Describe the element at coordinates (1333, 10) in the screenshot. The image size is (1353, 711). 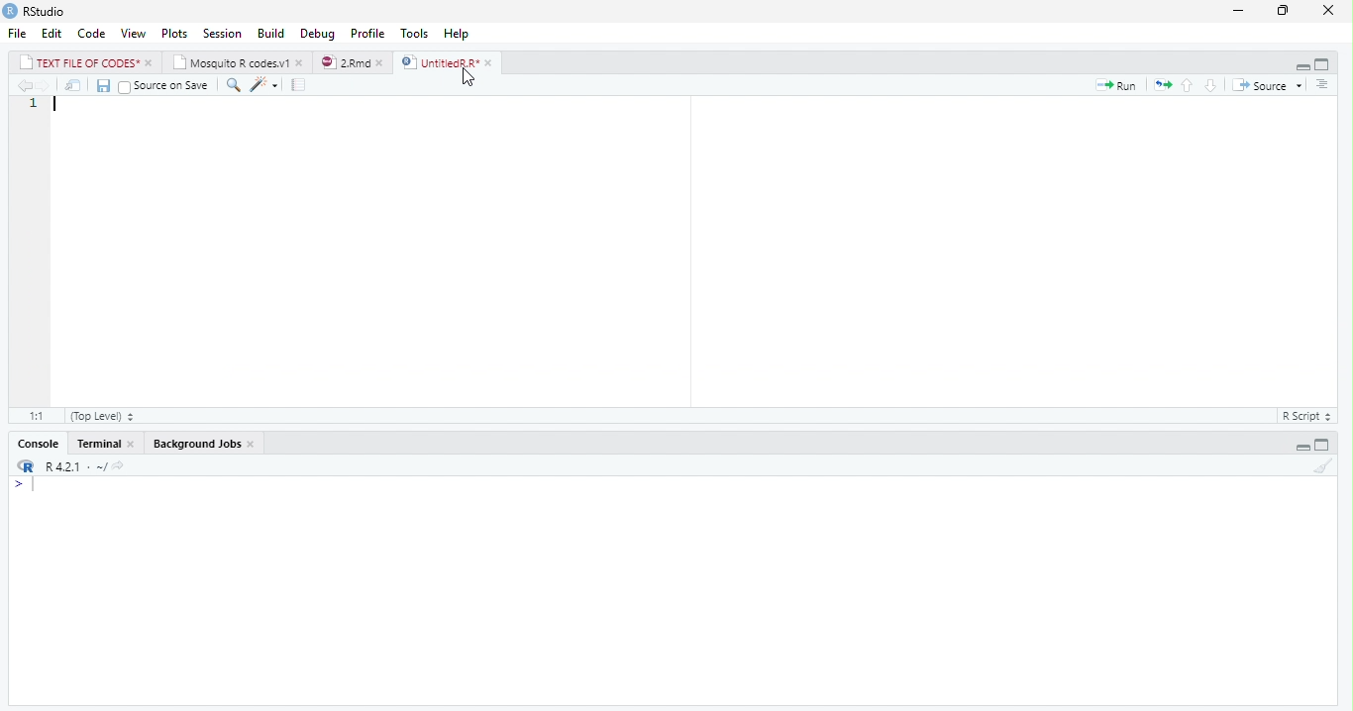
I see `close` at that location.